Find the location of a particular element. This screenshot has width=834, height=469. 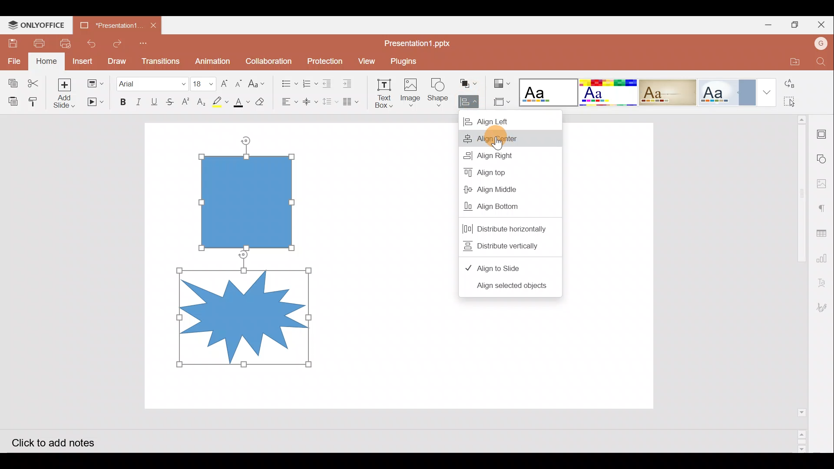

Align top is located at coordinates (501, 172).